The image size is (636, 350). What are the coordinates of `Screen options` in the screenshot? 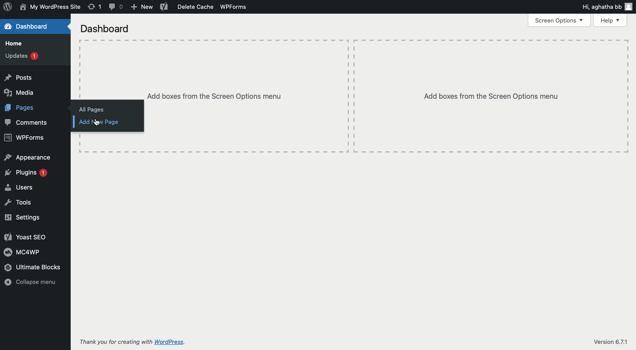 It's located at (560, 20).